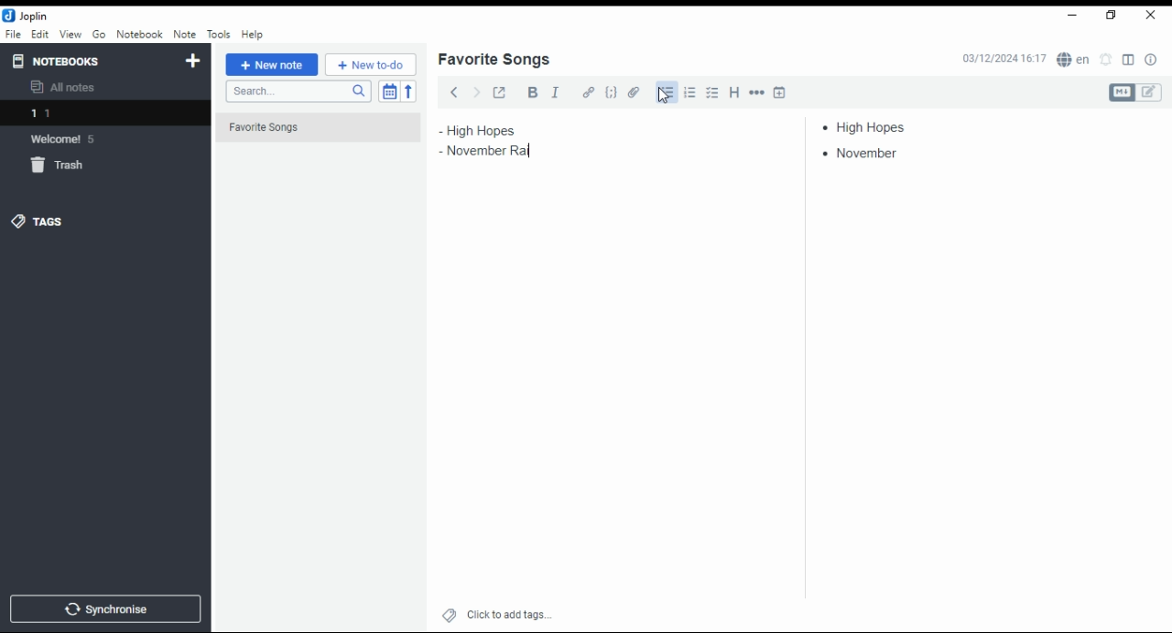  What do you see at coordinates (1135, 92) in the screenshot?
I see `toggle editors` at bounding box center [1135, 92].